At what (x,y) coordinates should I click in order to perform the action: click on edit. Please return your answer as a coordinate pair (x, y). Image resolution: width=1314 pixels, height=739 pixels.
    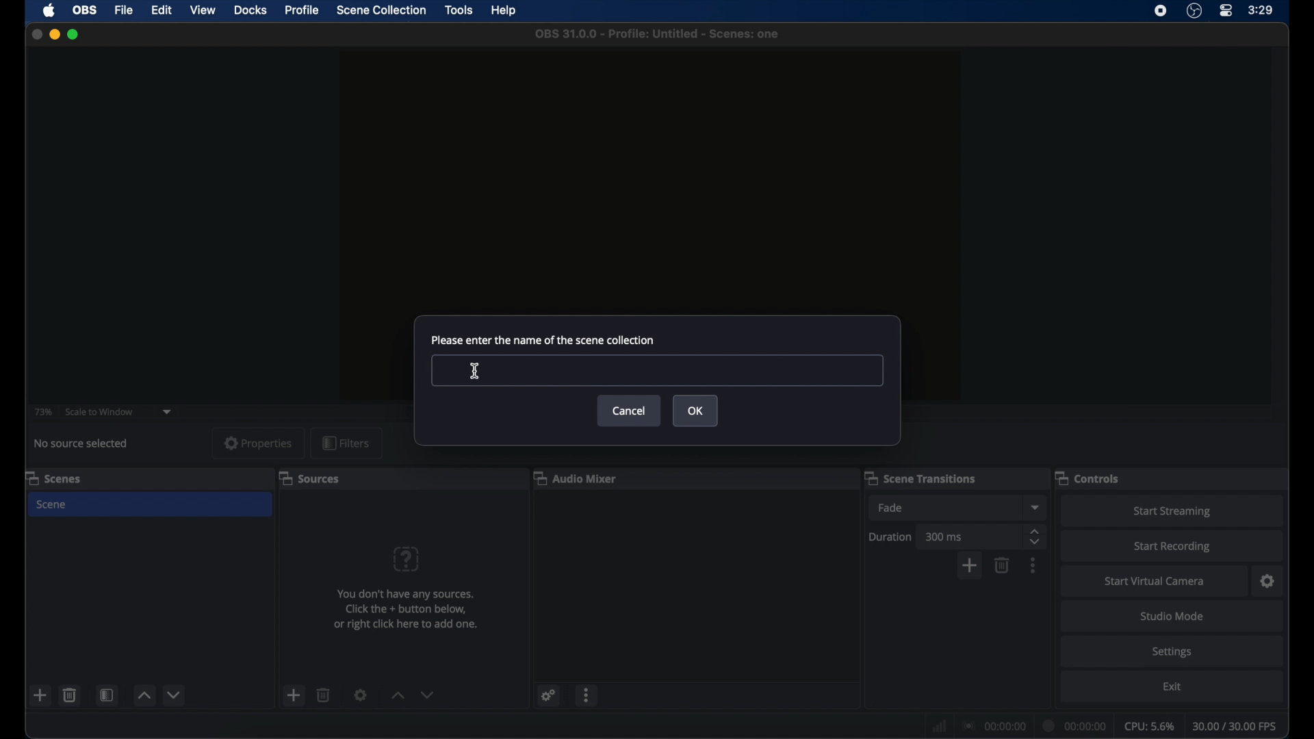
    Looking at the image, I should click on (160, 10).